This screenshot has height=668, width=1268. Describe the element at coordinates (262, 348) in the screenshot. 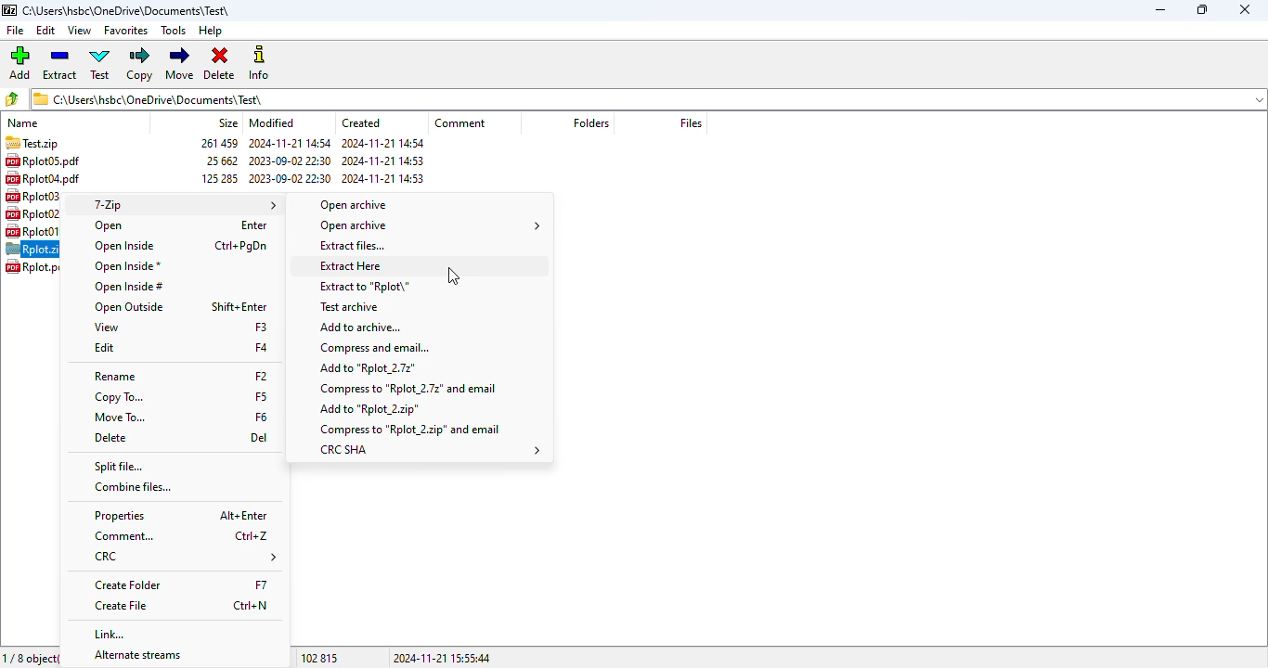

I see `shortcut for edit` at that location.